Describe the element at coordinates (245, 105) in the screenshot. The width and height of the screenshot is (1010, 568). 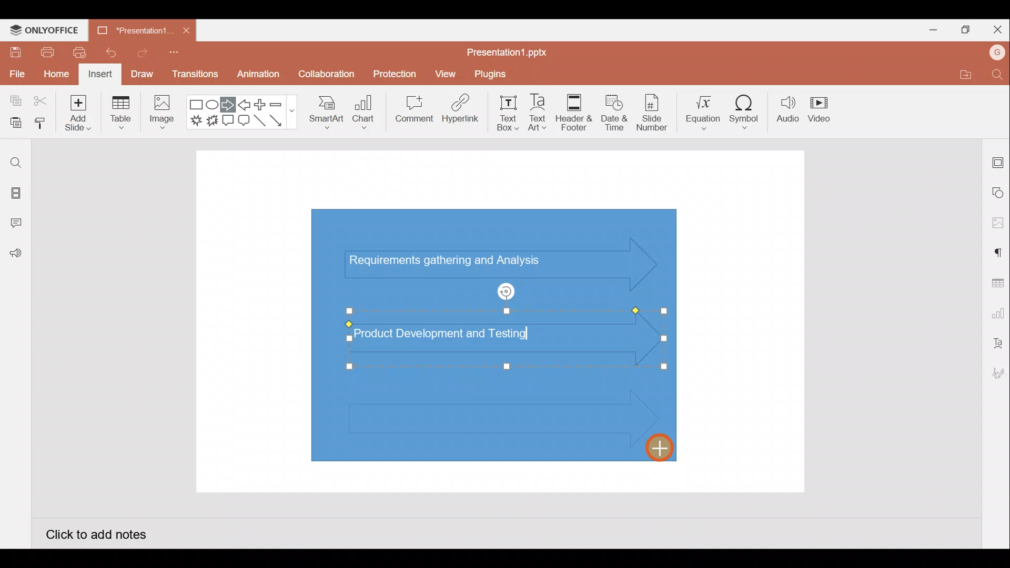
I see `Left arrow` at that location.